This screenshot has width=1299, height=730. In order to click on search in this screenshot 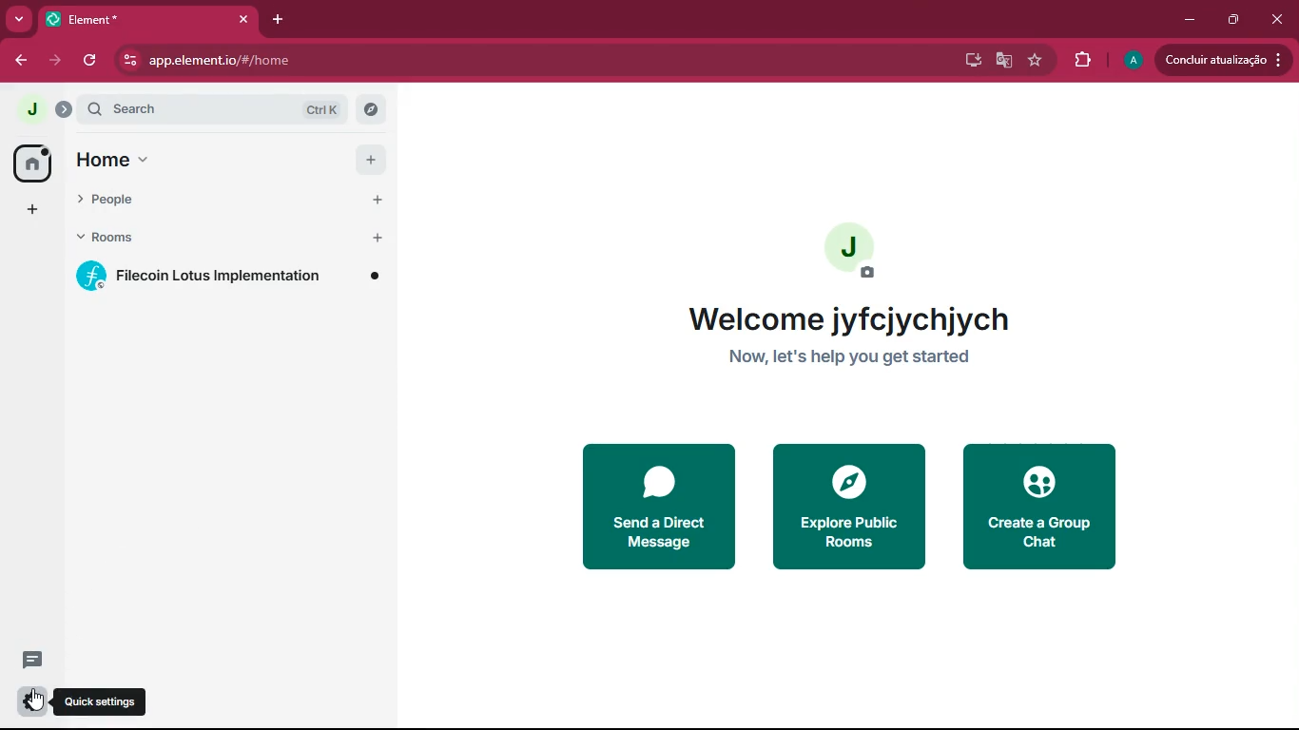, I will do `click(227, 110)`.